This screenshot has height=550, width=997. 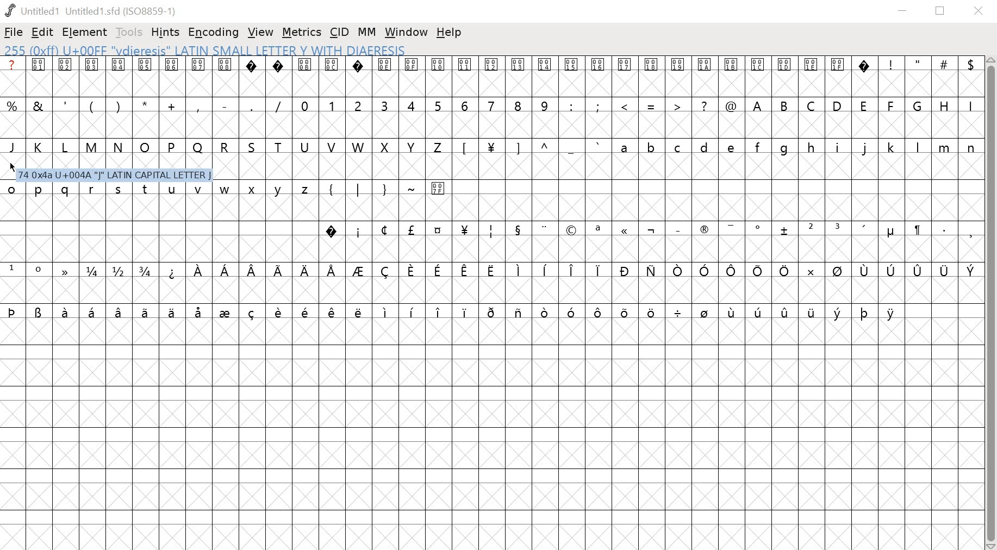 What do you see at coordinates (260, 33) in the screenshot?
I see `VIEW` at bounding box center [260, 33].